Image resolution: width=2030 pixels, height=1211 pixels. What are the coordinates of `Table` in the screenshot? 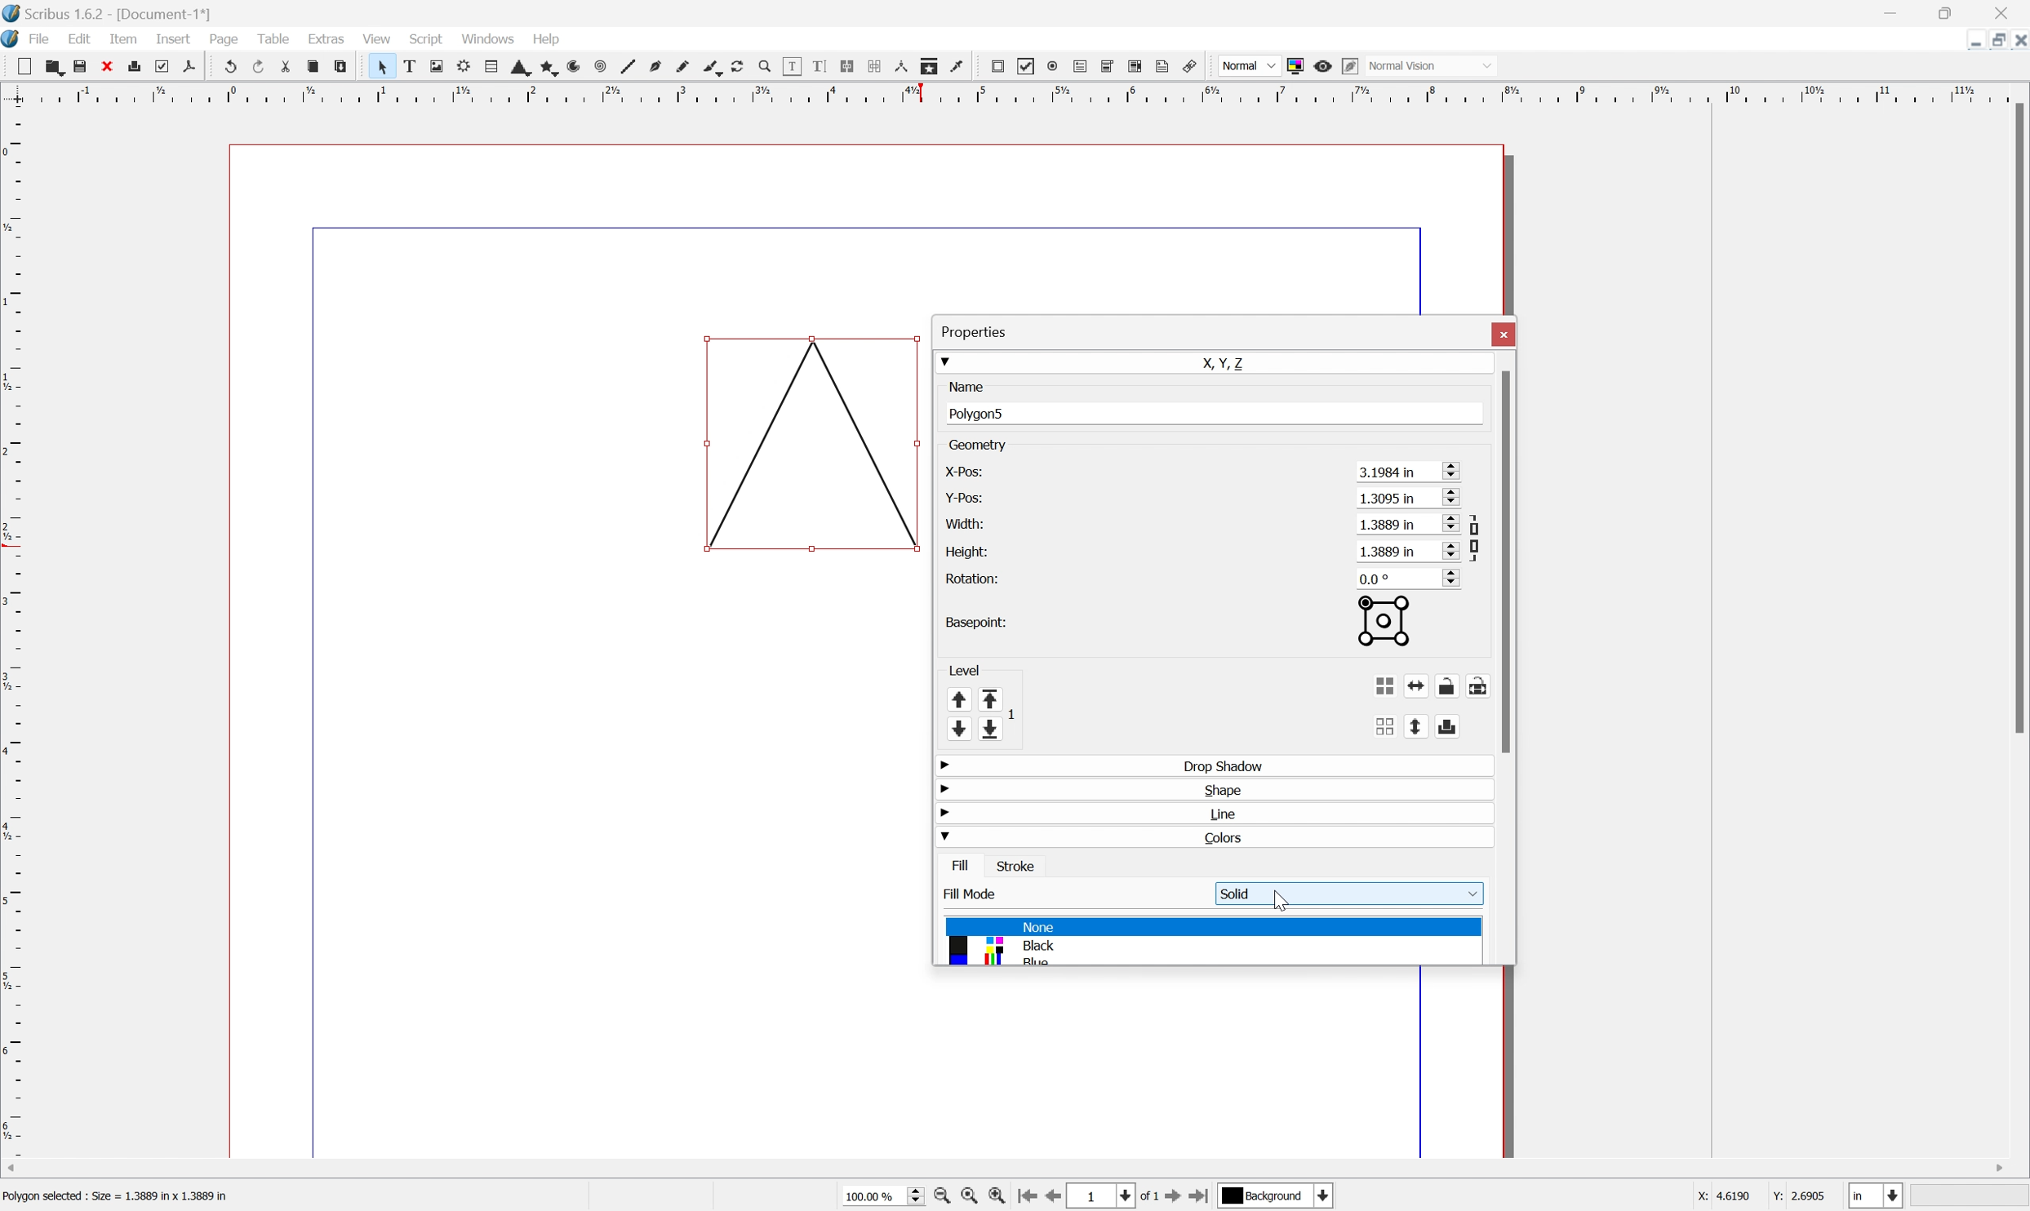 It's located at (483, 68).